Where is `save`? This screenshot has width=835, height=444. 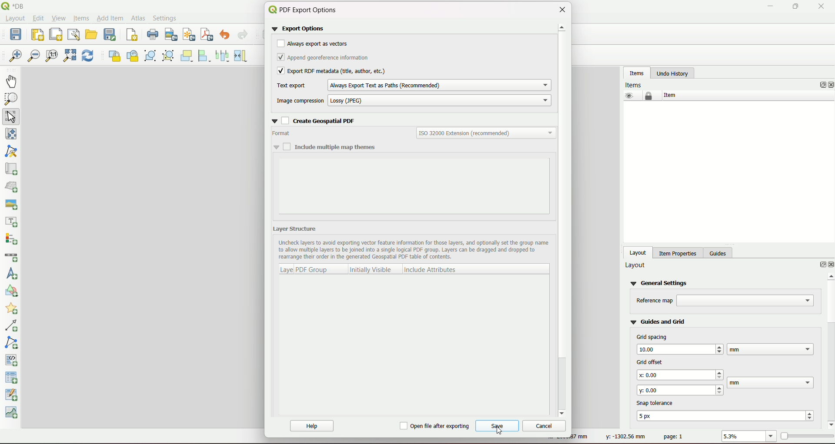
save is located at coordinates (497, 427).